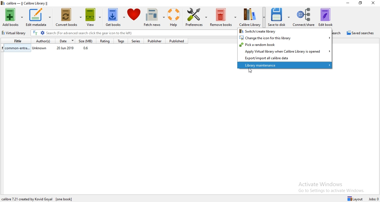 This screenshot has width=380, height=202. What do you see at coordinates (138, 41) in the screenshot?
I see `Series` at bounding box center [138, 41].